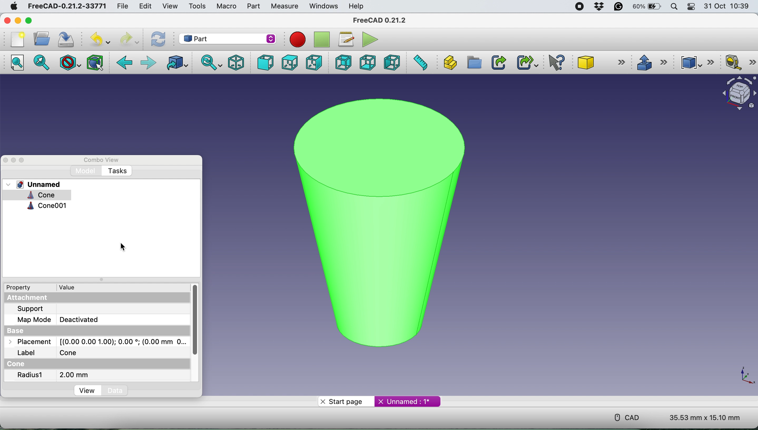 The height and width of the screenshot is (430, 758). I want to click on refresh, so click(157, 39).